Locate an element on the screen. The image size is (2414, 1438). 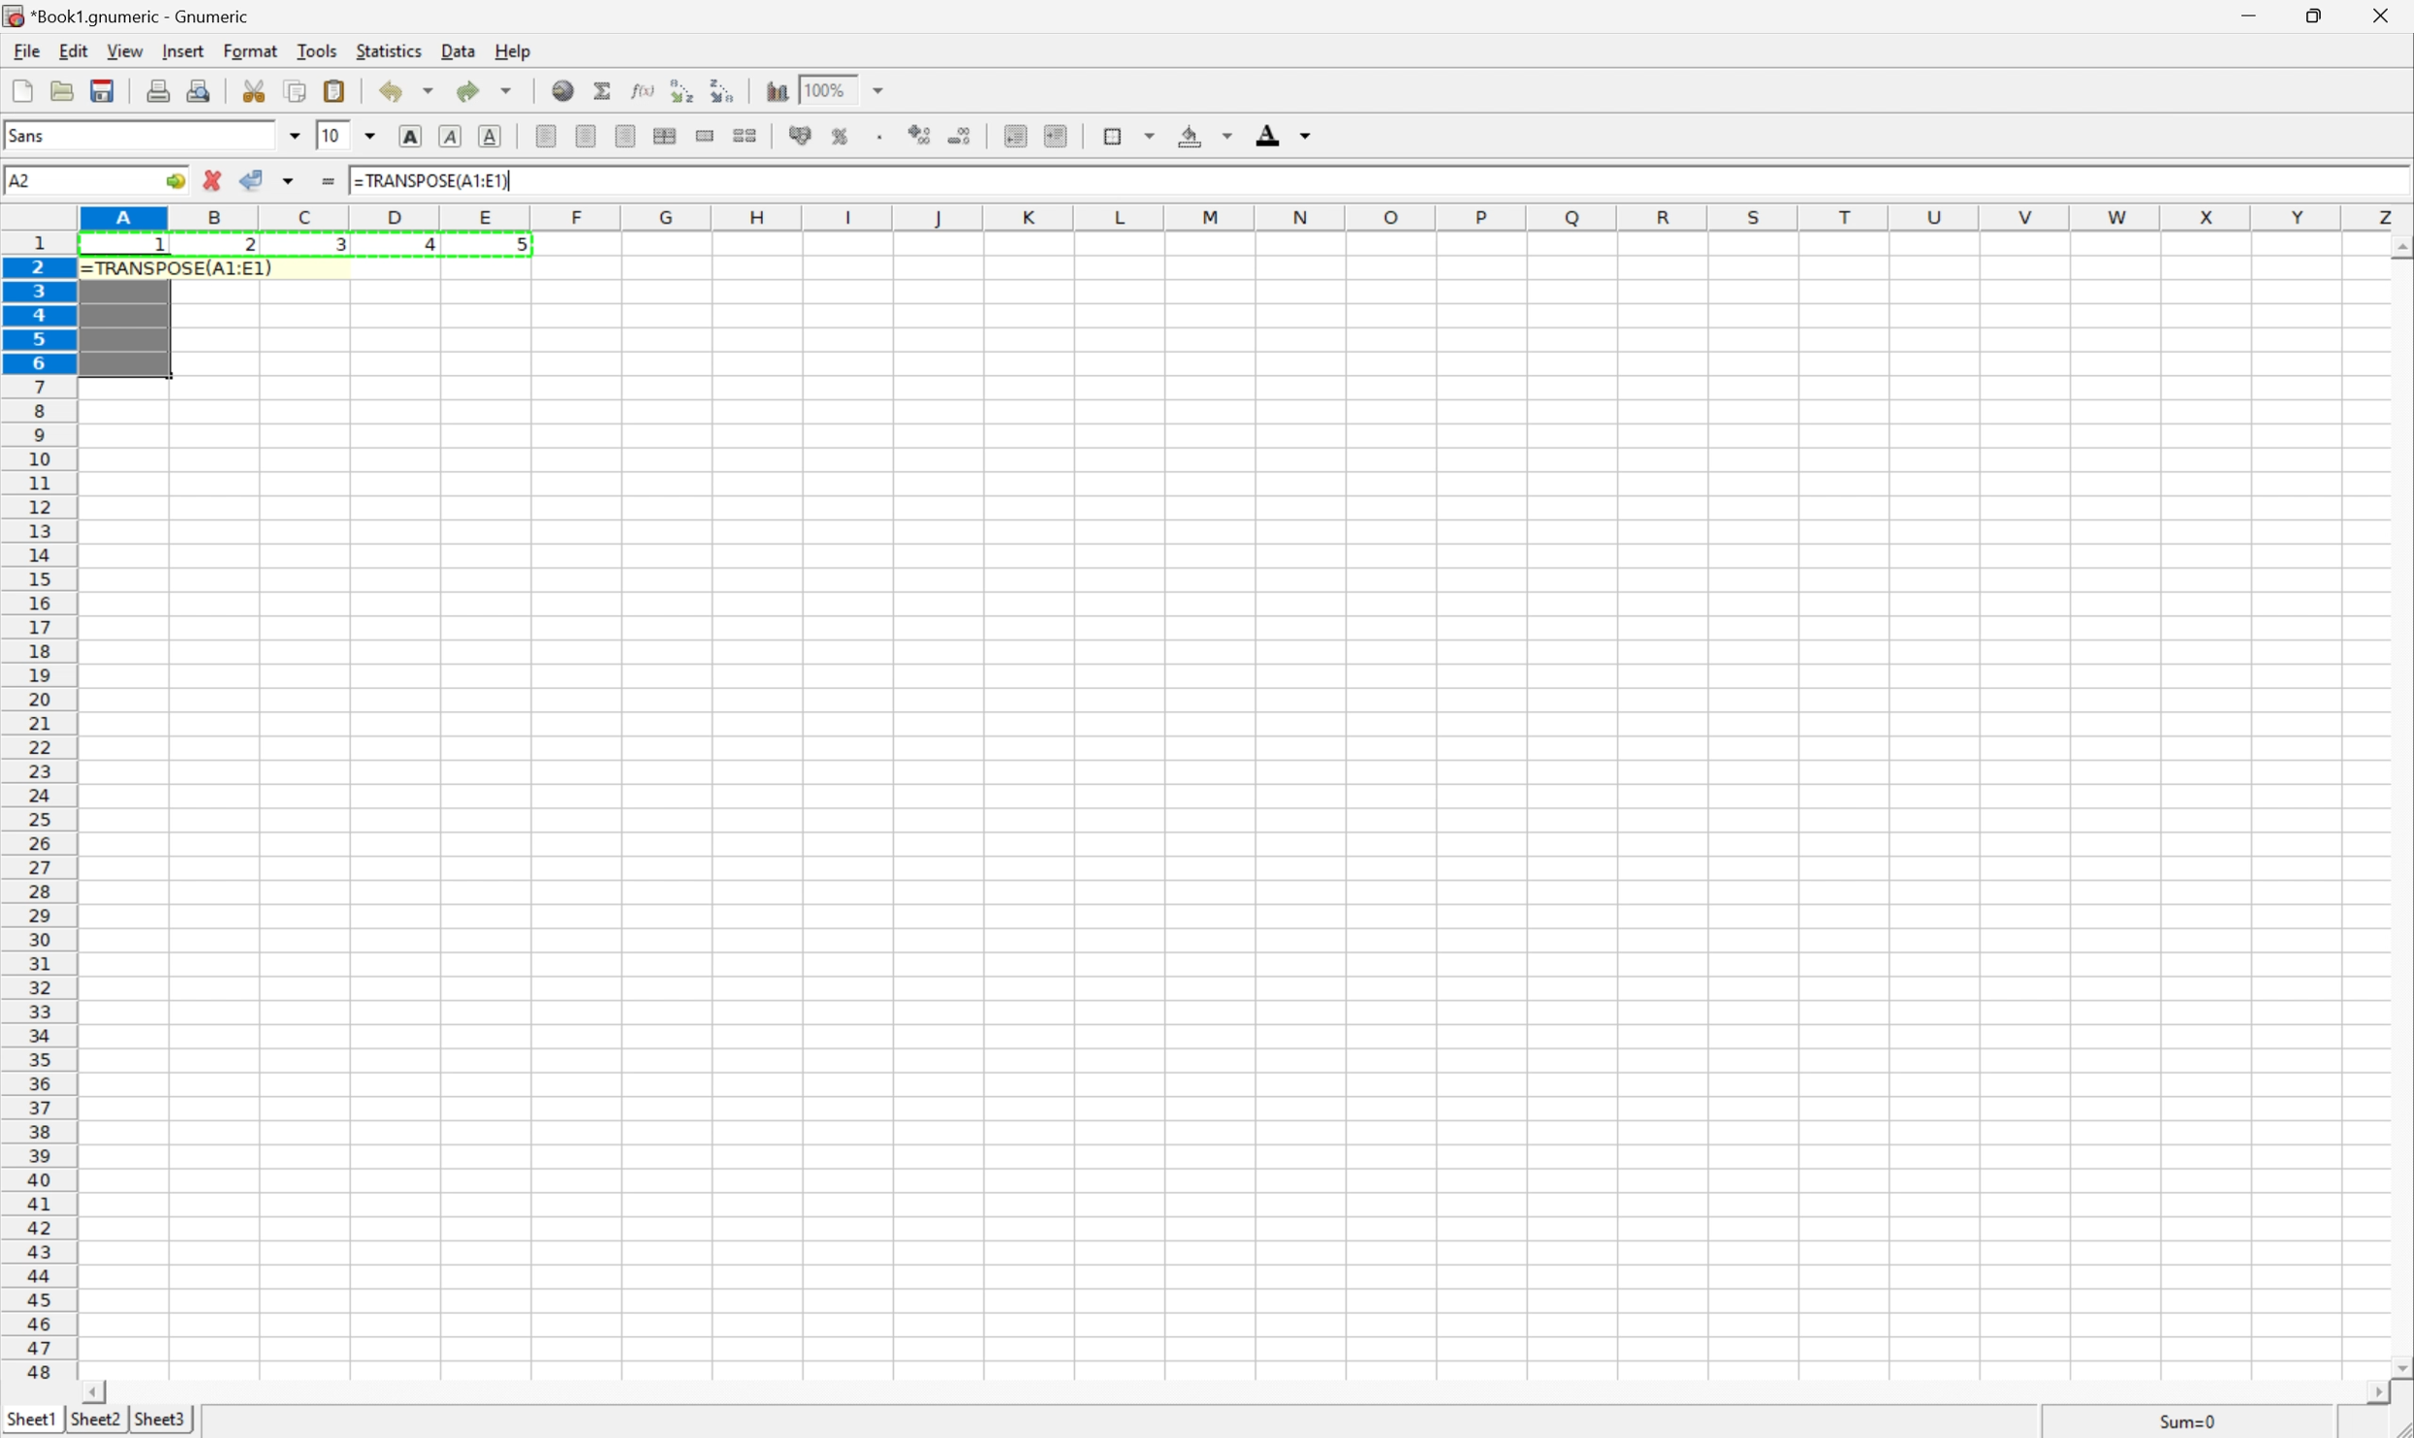
insert is located at coordinates (183, 49).